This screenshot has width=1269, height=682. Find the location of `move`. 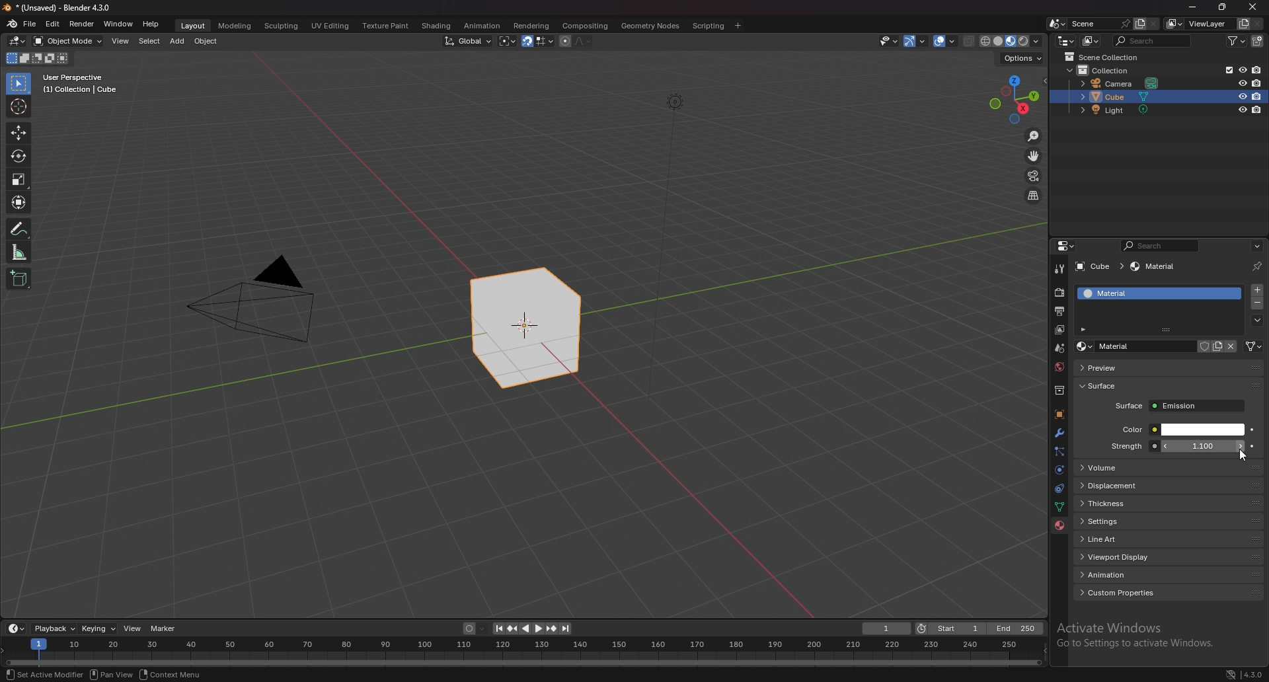

move is located at coordinates (18, 133).